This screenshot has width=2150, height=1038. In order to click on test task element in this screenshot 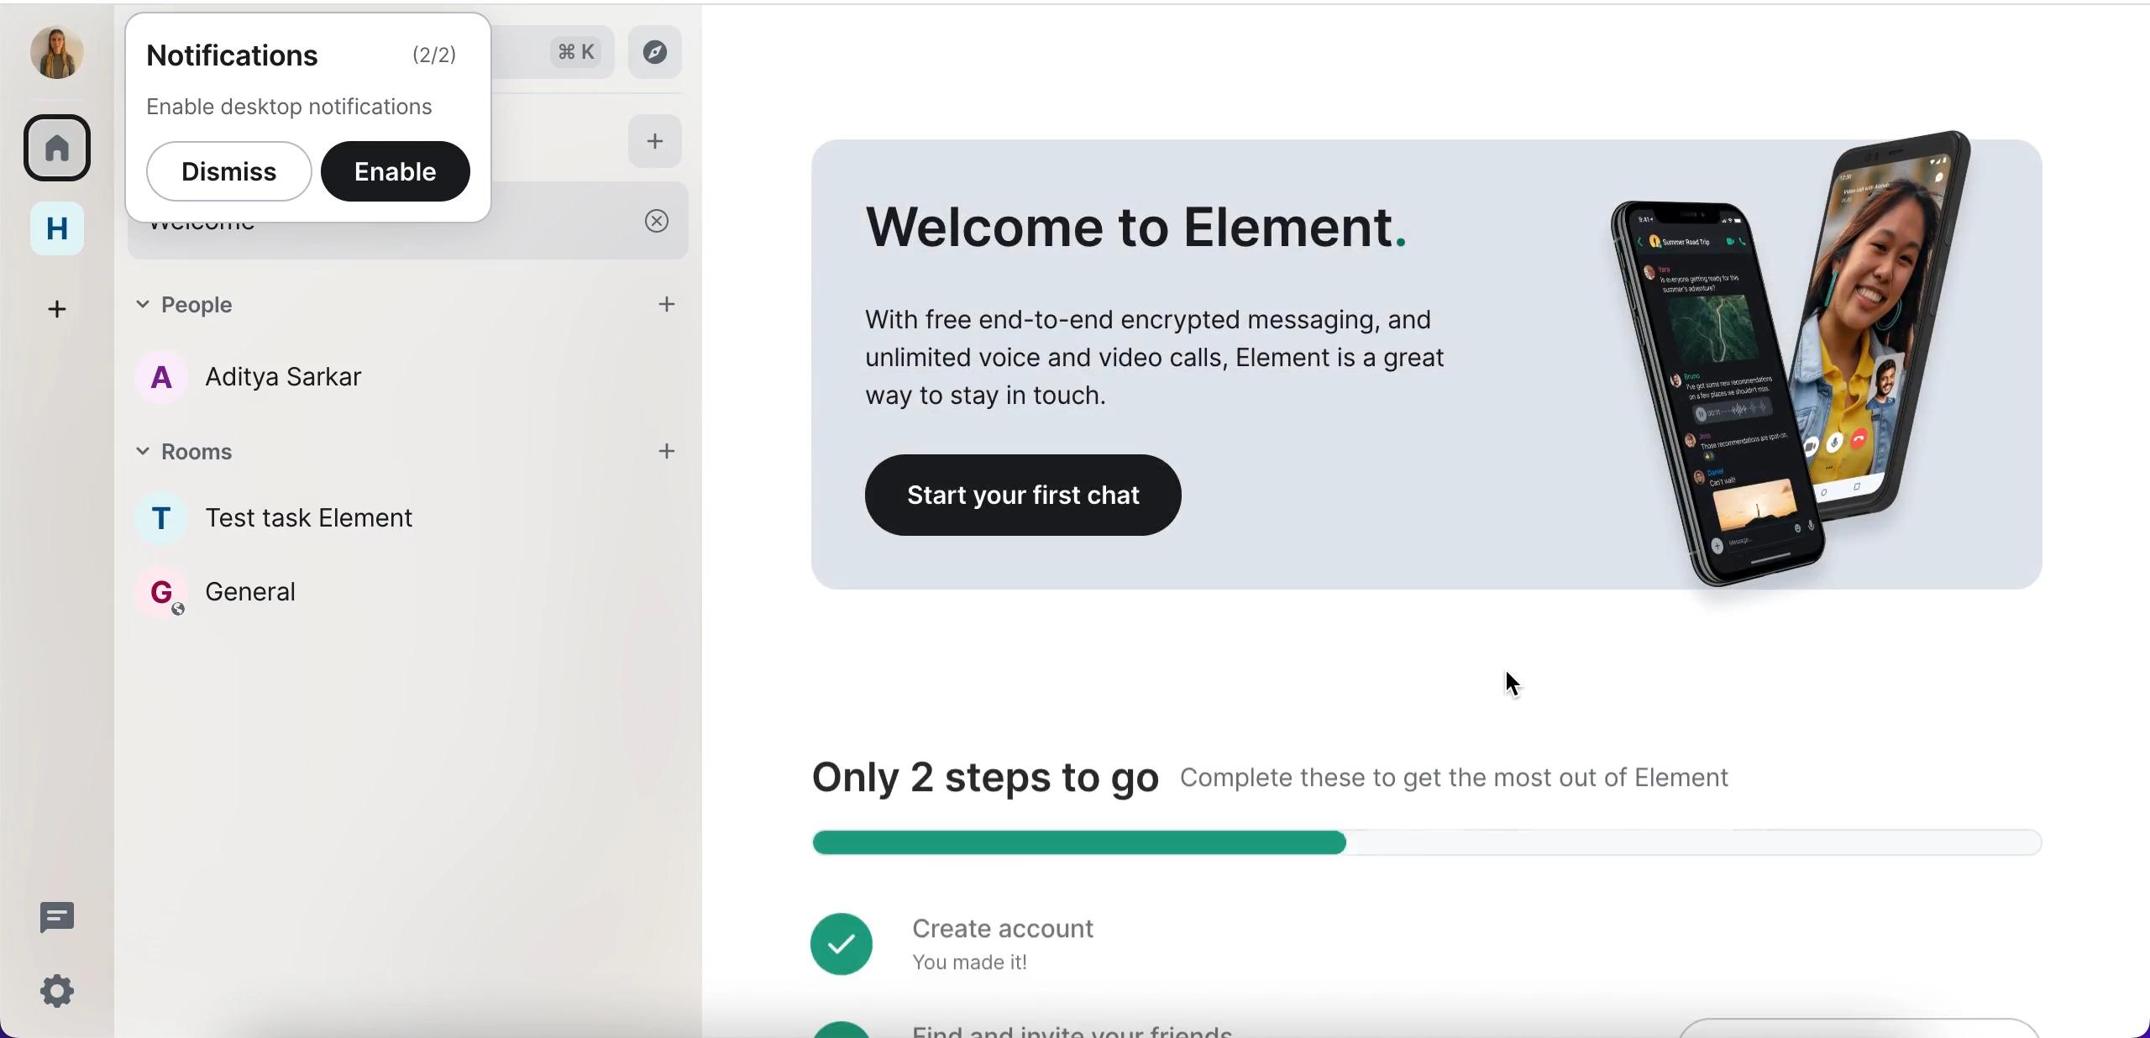, I will do `click(327, 509)`.